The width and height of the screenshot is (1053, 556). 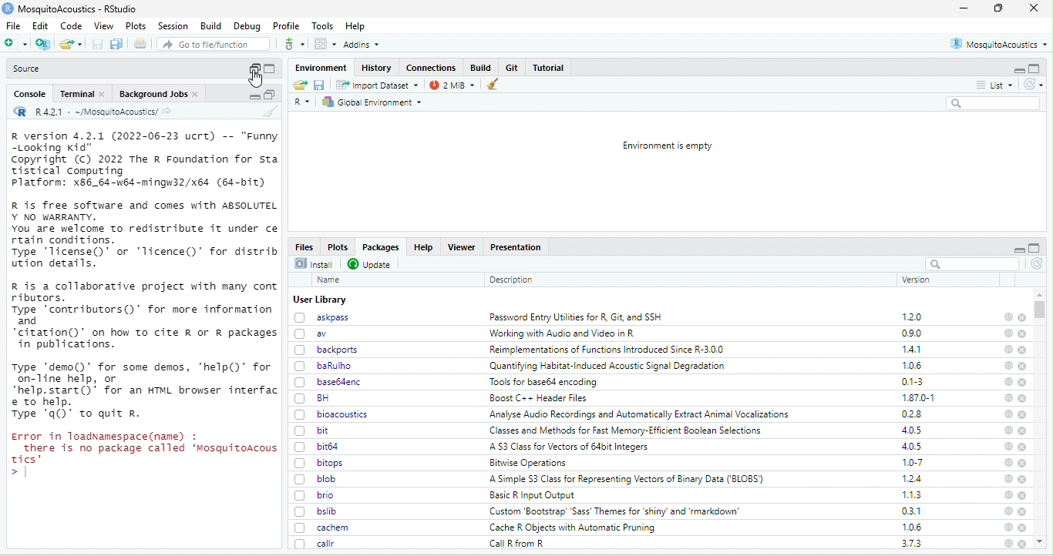 What do you see at coordinates (911, 511) in the screenshot?
I see `0.3.1` at bounding box center [911, 511].